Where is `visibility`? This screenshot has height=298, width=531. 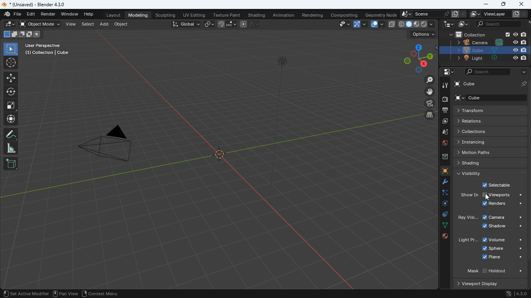 visibility is located at coordinates (491, 173).